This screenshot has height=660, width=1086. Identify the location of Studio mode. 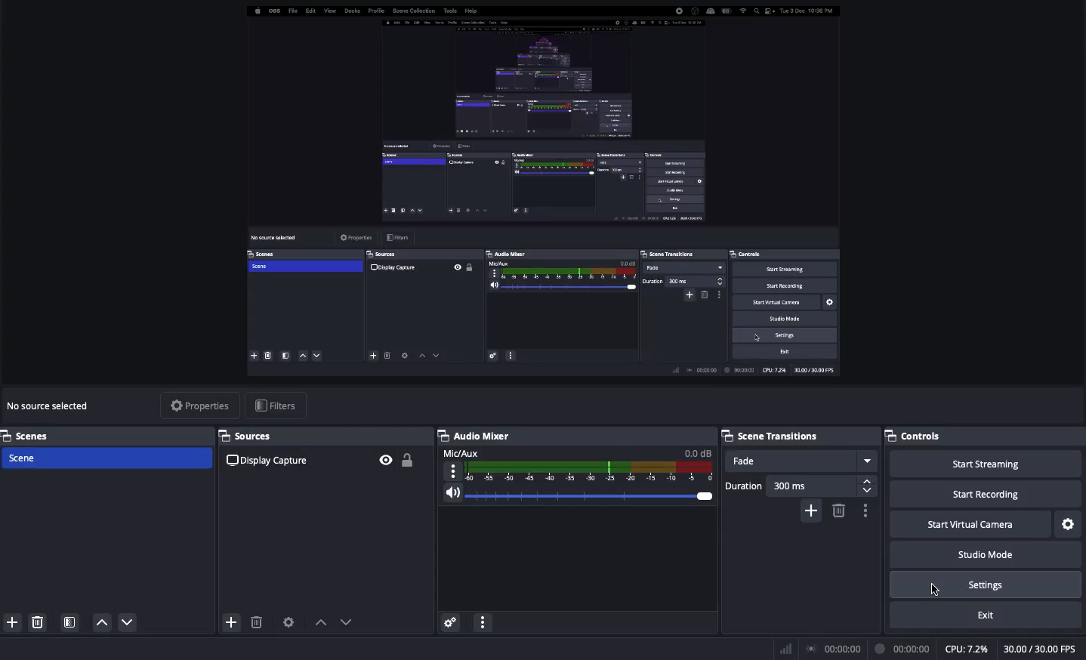
(989, 555).